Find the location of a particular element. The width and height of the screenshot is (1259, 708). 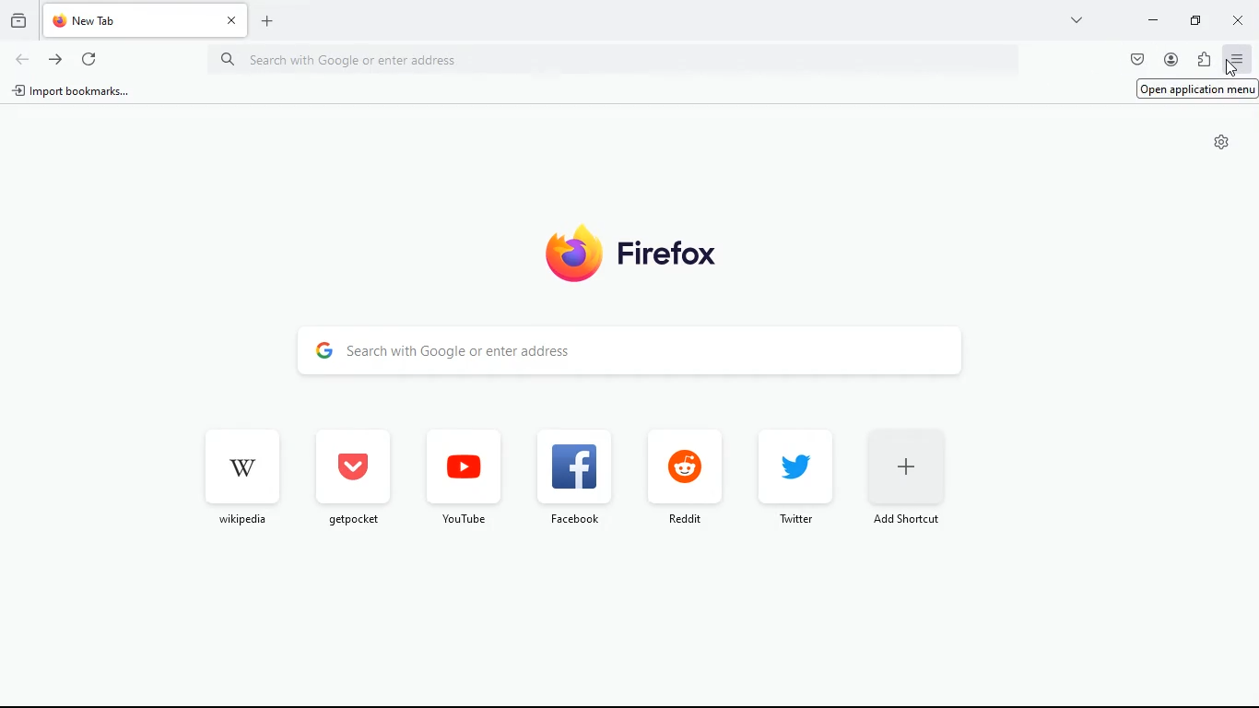

settings is located at coordinates (1221, 140).